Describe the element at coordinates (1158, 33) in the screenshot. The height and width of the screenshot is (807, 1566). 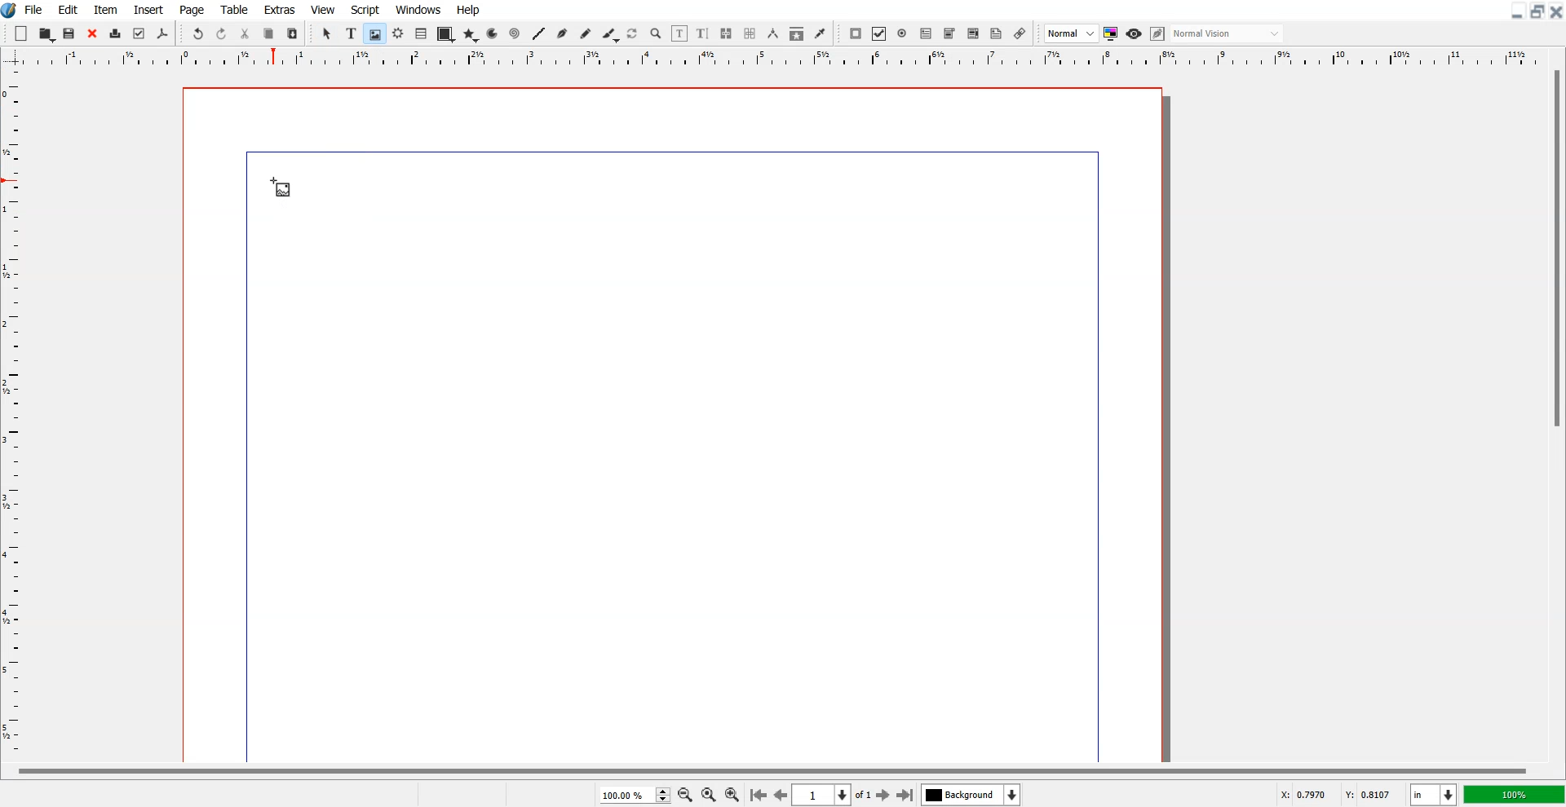
I see `Edit in preview mode` at that location.